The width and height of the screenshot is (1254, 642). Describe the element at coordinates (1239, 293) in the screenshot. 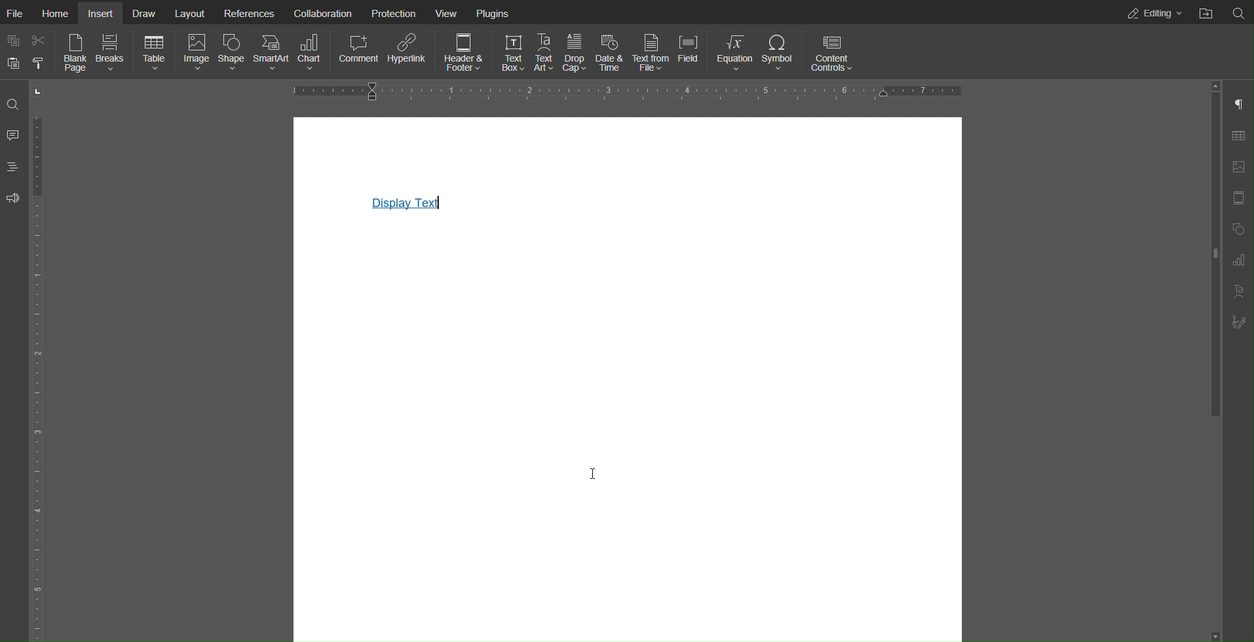

I see `Text Art` at that location.